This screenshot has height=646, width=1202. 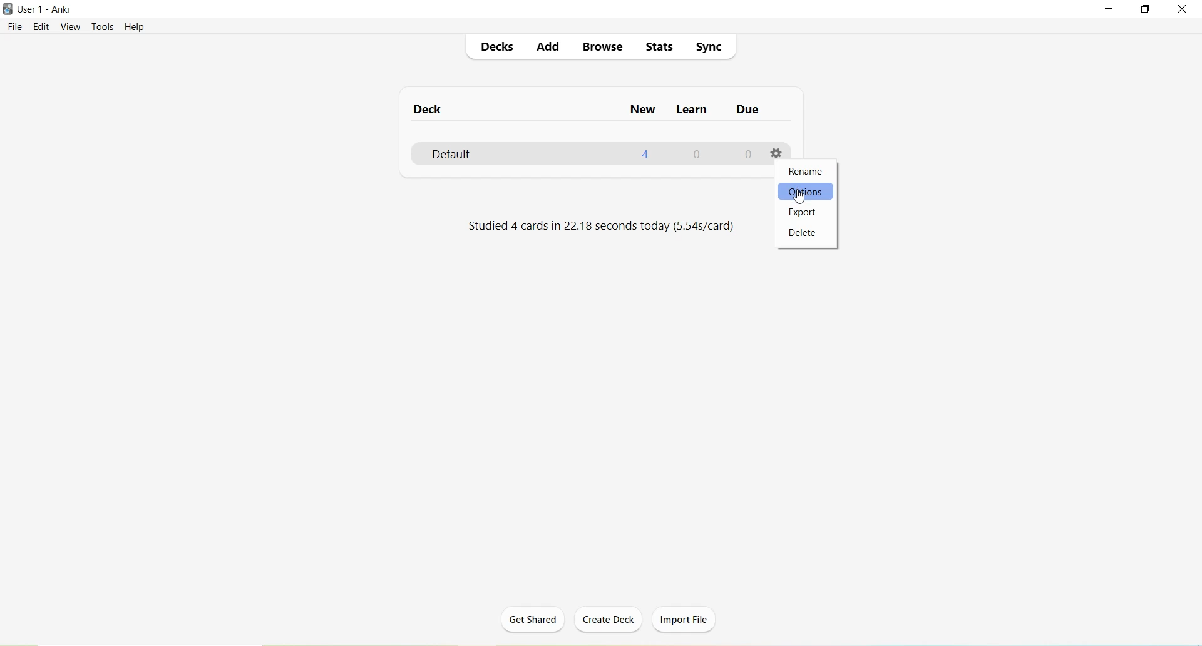 What do you see at coordinates (708, 48) in the screenshot?
I see `Sync` at bounding box center [708, 48].